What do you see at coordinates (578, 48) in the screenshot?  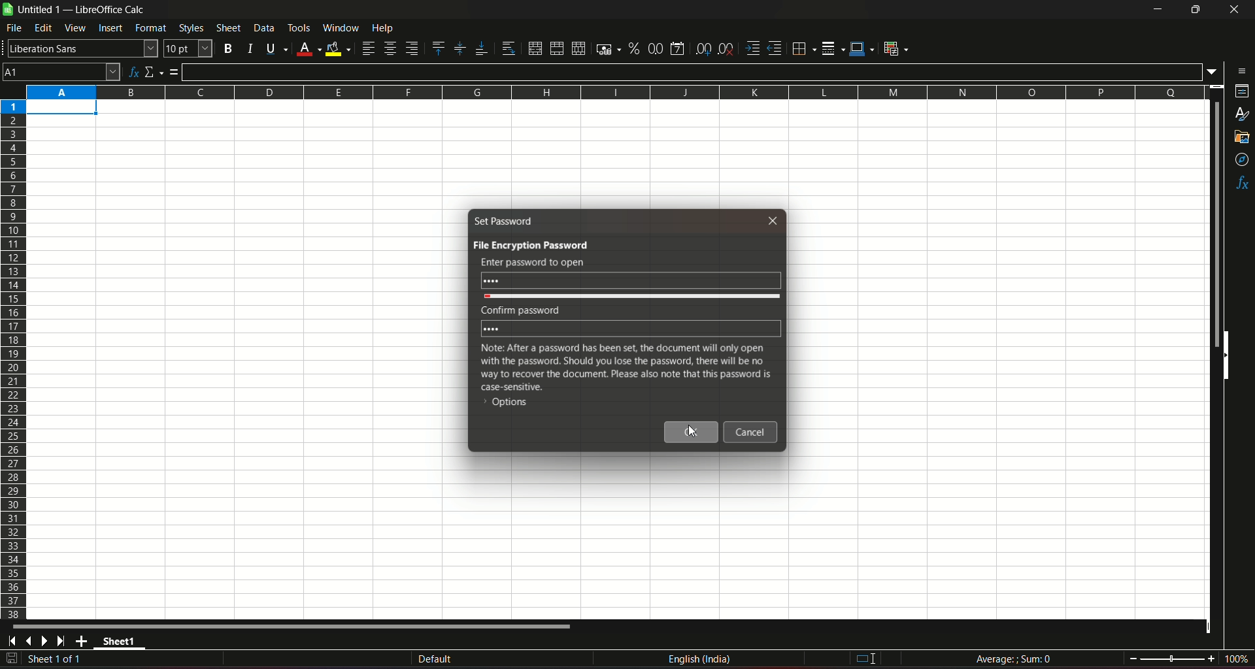 I see `unmerge cells` at bounding box center [578, 48].